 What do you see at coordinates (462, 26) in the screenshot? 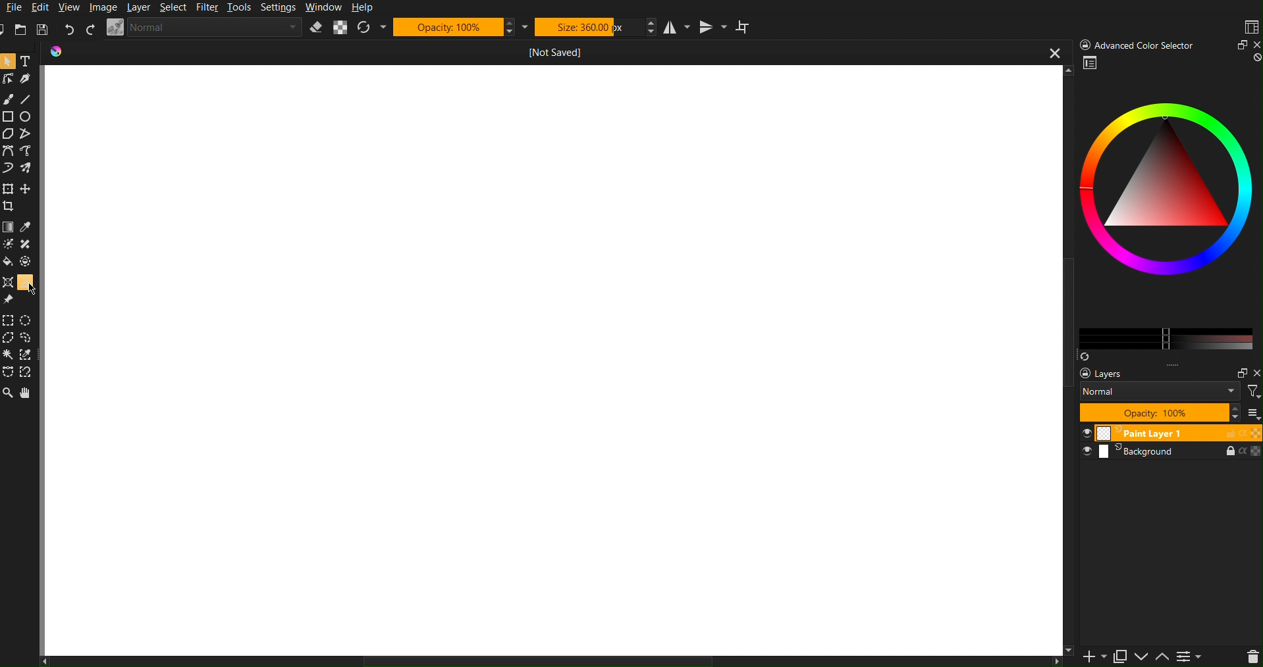
I see `Opacity` at bounding box center [462, 26].